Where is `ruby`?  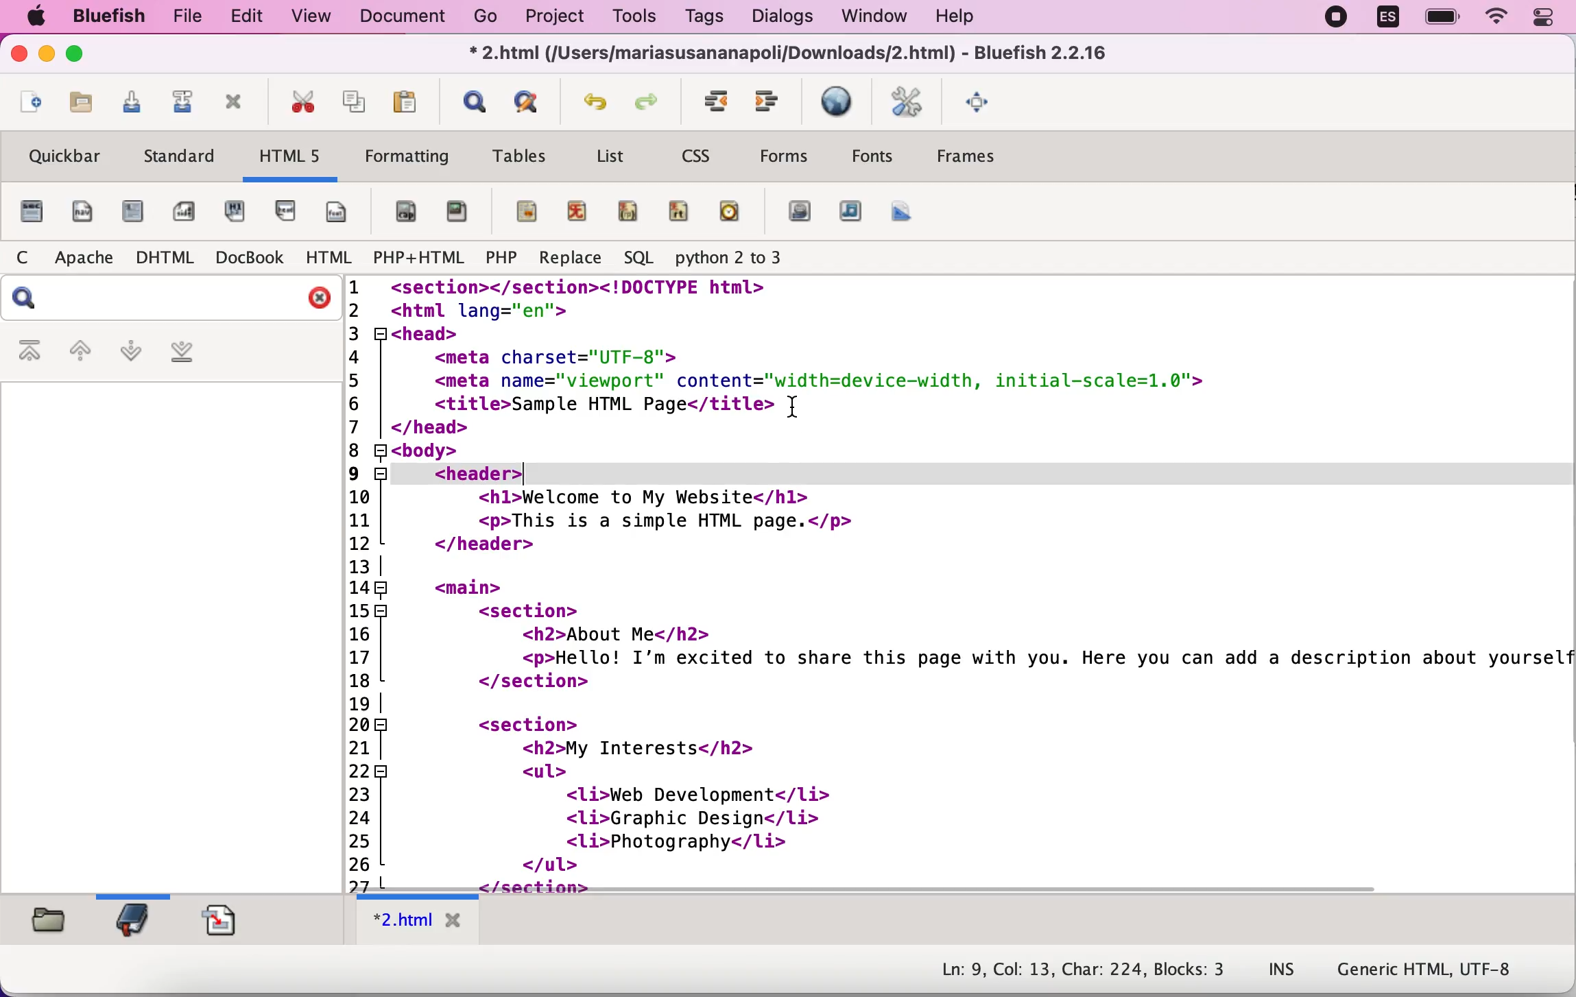 ruby is located at coordinates (582, 208).